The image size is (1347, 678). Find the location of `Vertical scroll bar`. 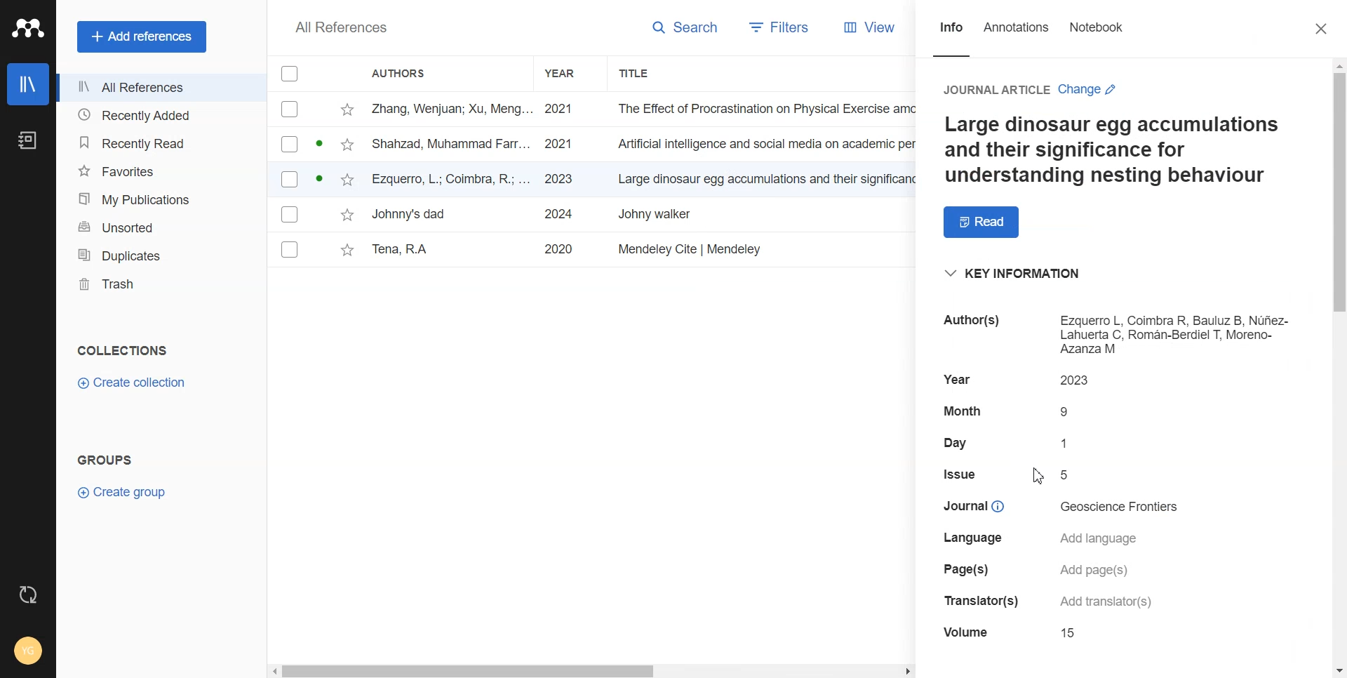

Vertical scroll bar is located at coordinates (1339, 366).